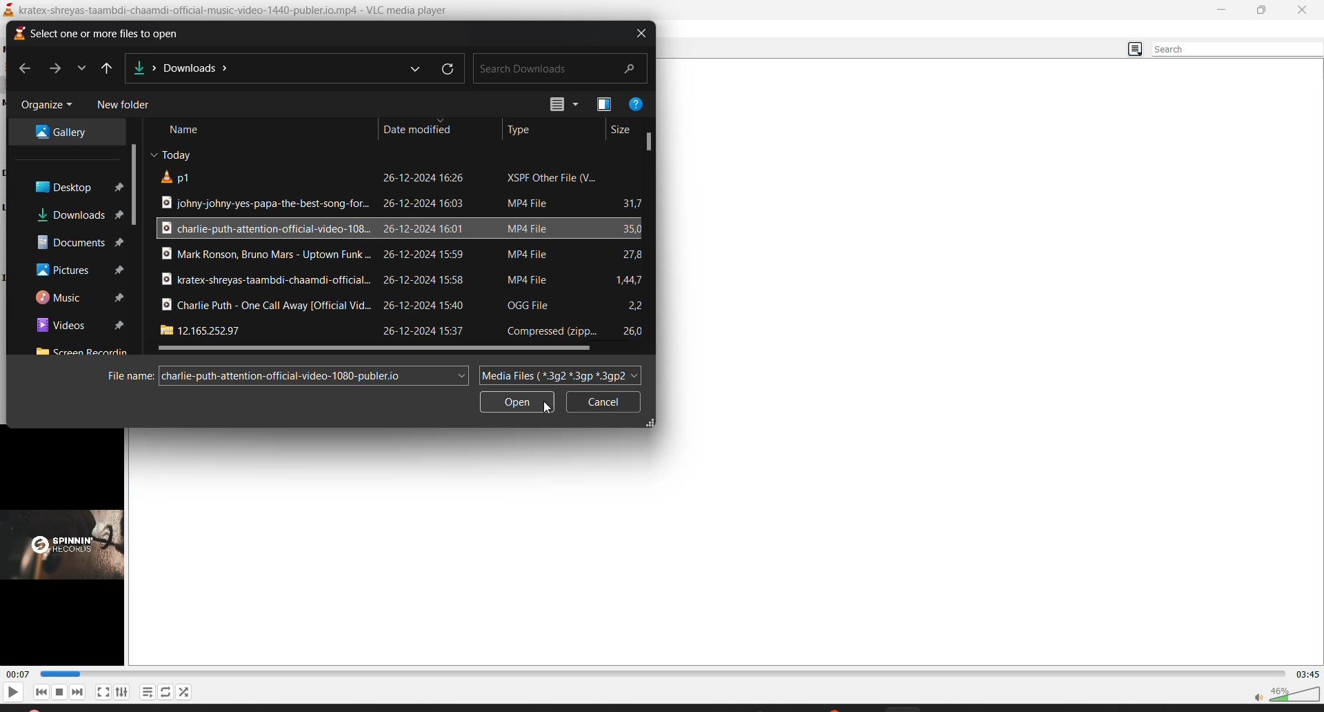 This screenshot has width=1324, height=712. I want to click on file title, so click(263, 304).